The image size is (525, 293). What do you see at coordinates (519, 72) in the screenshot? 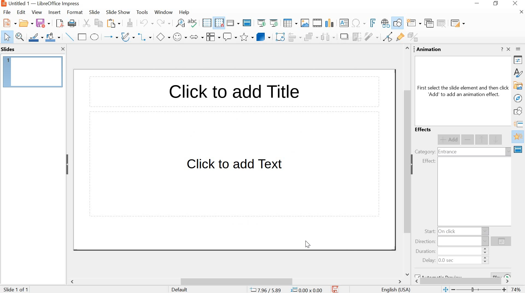
I see `styles` at bounding box center [519, 72].